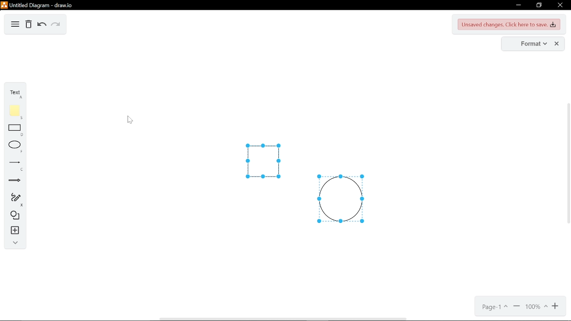  I want to click on rectangle, so click(14, 131).